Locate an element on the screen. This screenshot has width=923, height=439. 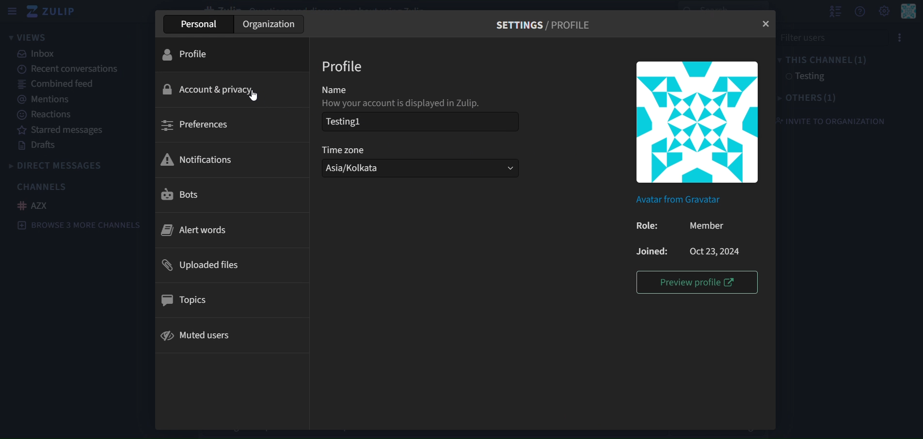
Avatar from Gravatar is located at coordinates (687, 202).